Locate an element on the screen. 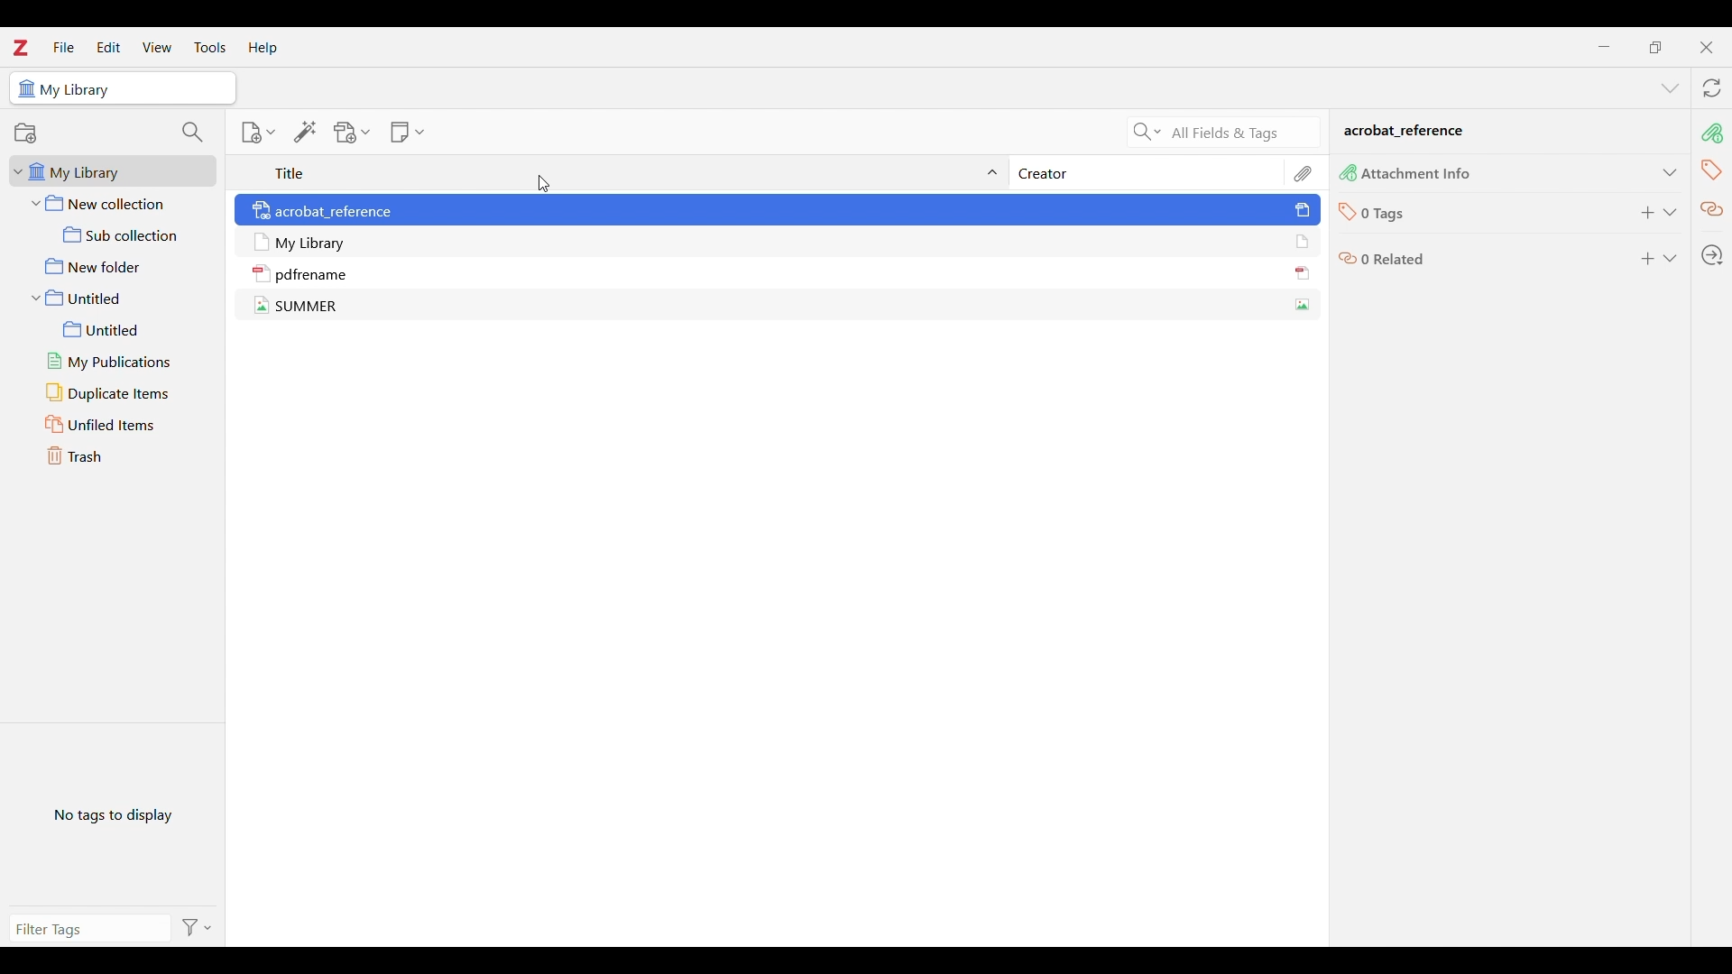 The height and width of the screenshot is (974, 1732). New item options is located at coordinates (258, 132).